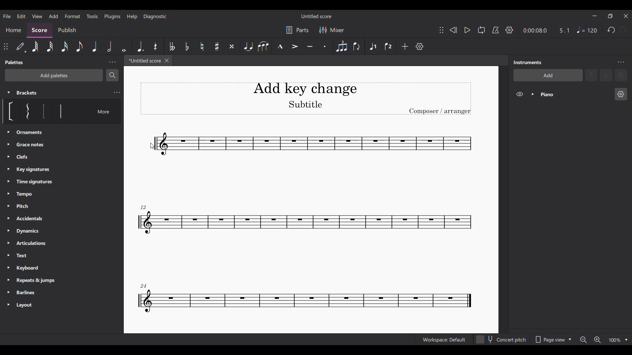 This screenshot has height=355, width=632. I want to click on Show interface in a smaller tab, so click(610, 16).